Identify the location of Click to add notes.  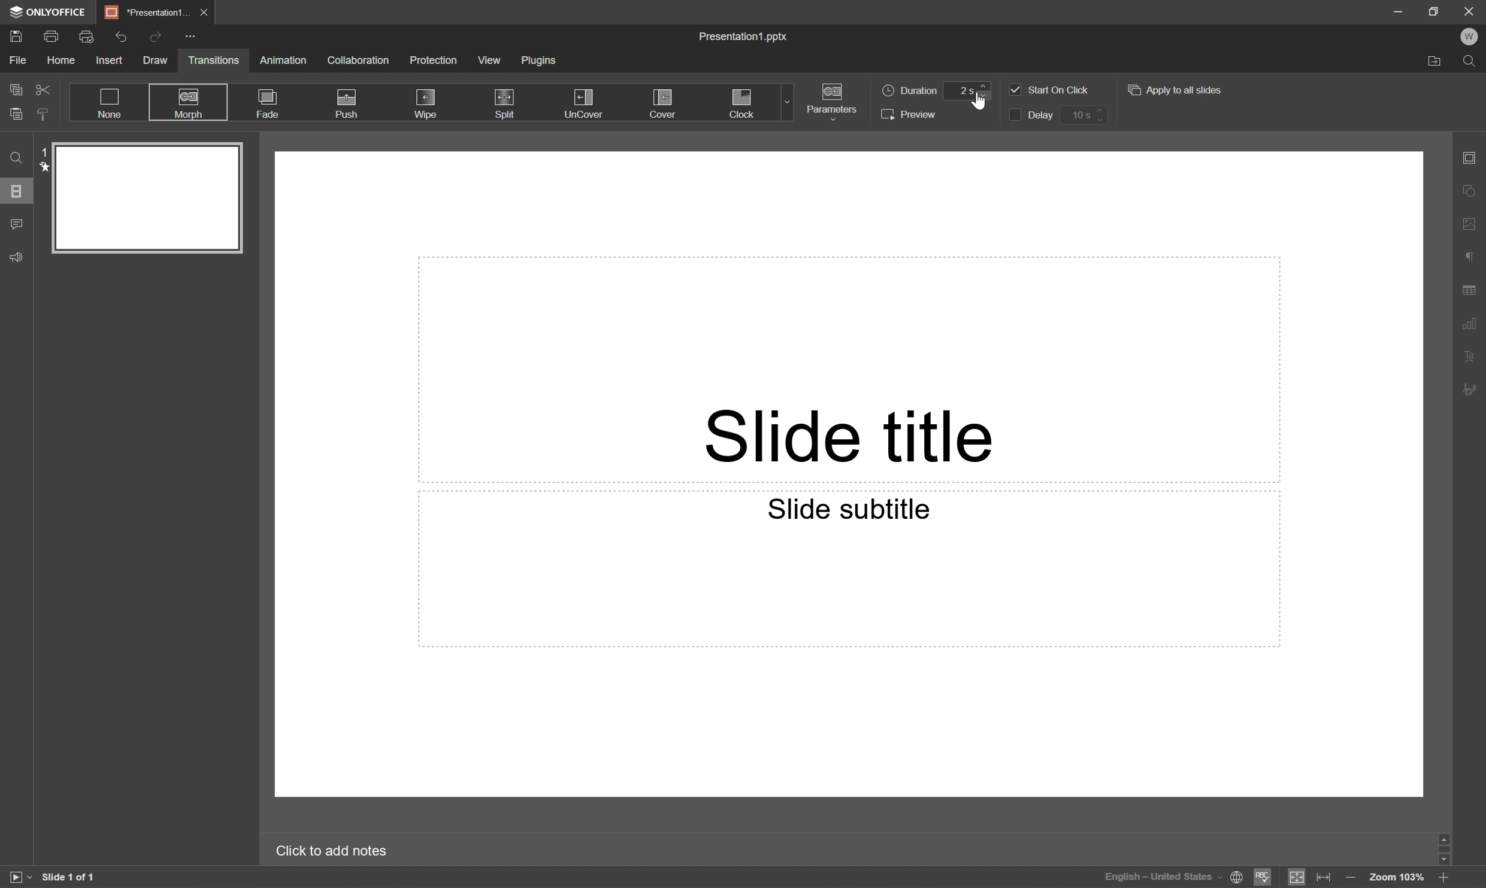
(334, 850).